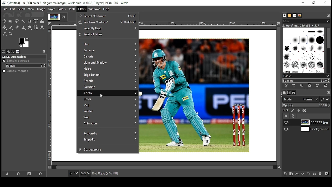  What do you see at coordinates (306, 80) in the screenshot?
I see `spacing` at bounding box center [306, 80].